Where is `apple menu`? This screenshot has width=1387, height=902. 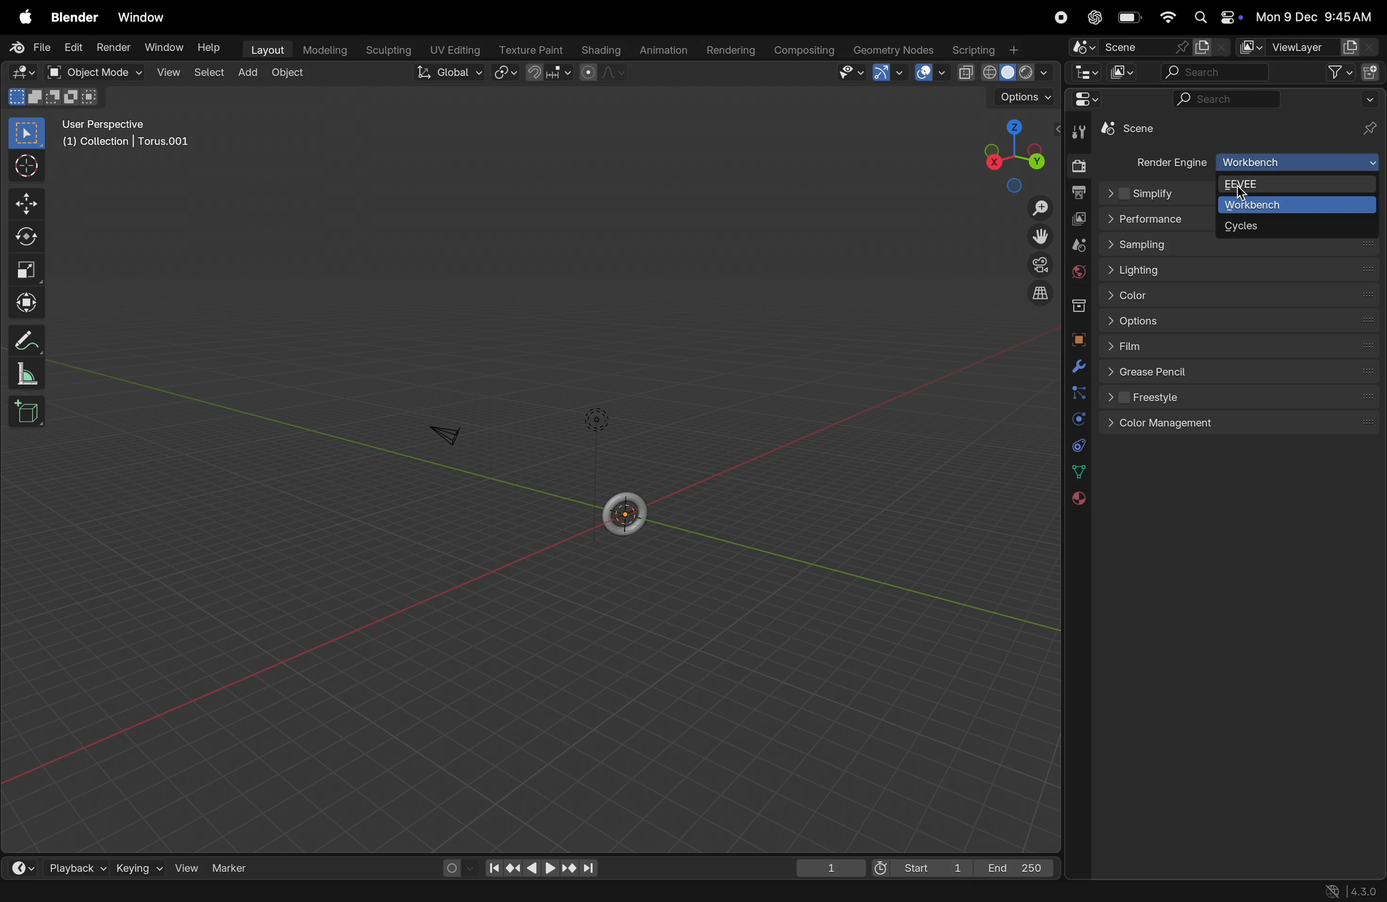 apple menu is located at coordinates (23, 16).